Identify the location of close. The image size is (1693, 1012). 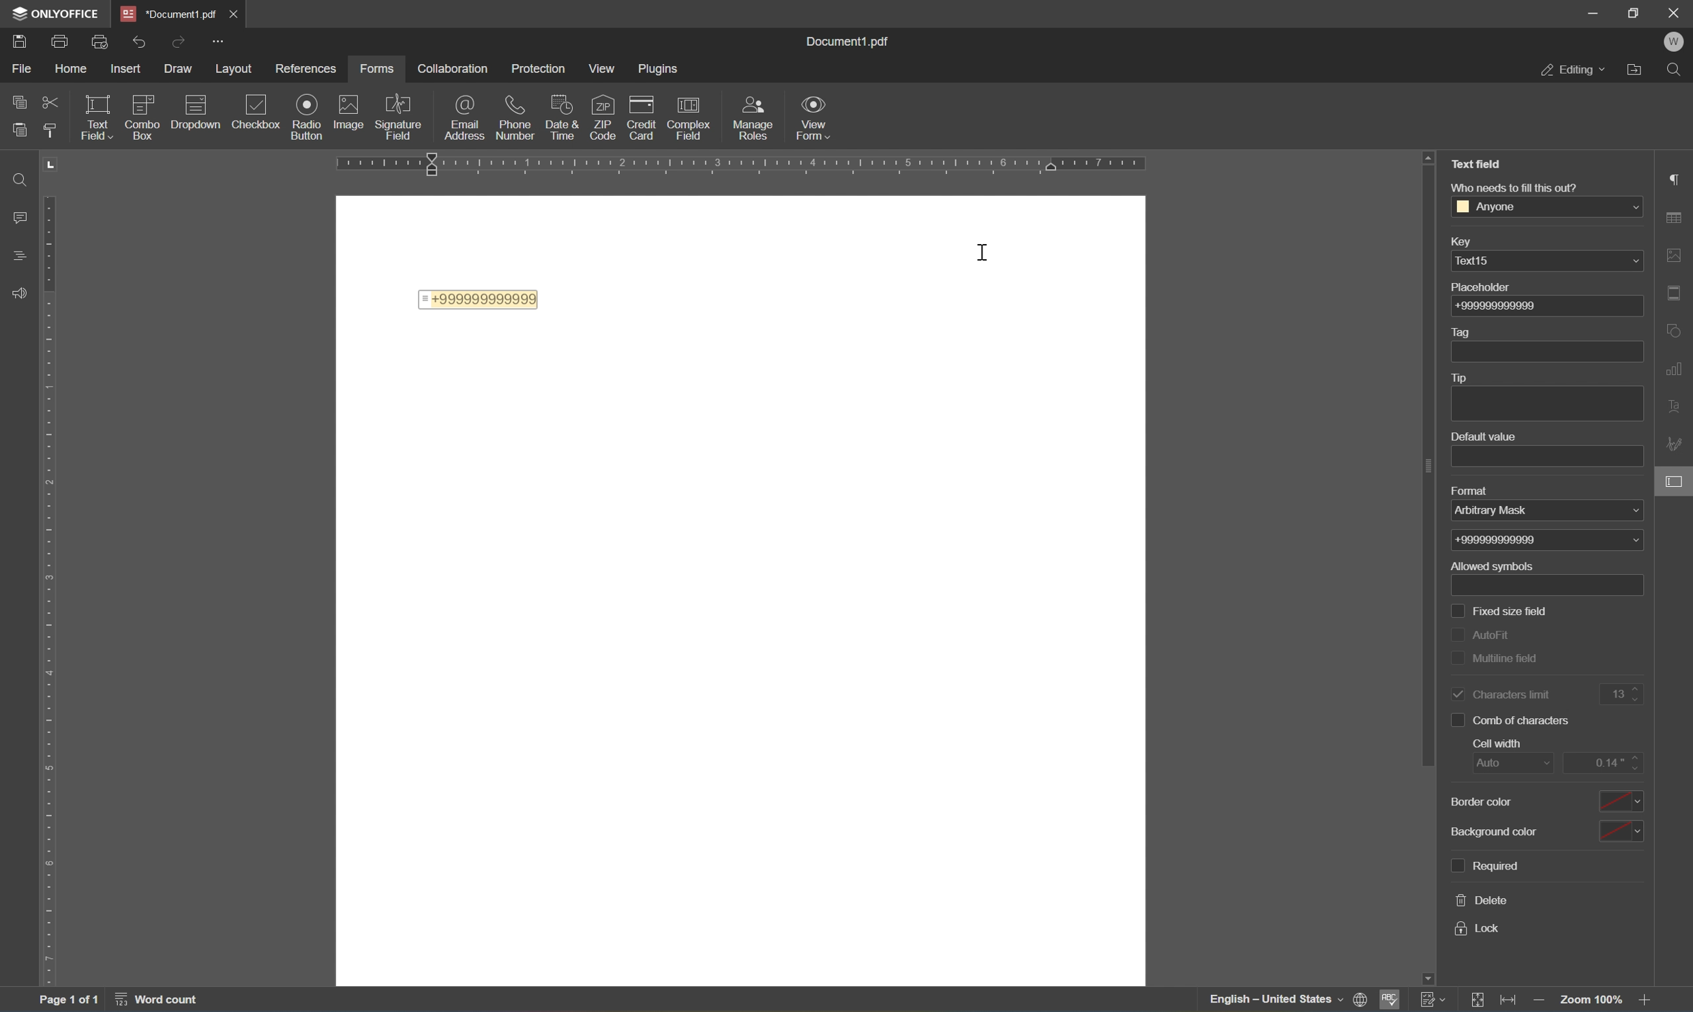
(1675, 12).